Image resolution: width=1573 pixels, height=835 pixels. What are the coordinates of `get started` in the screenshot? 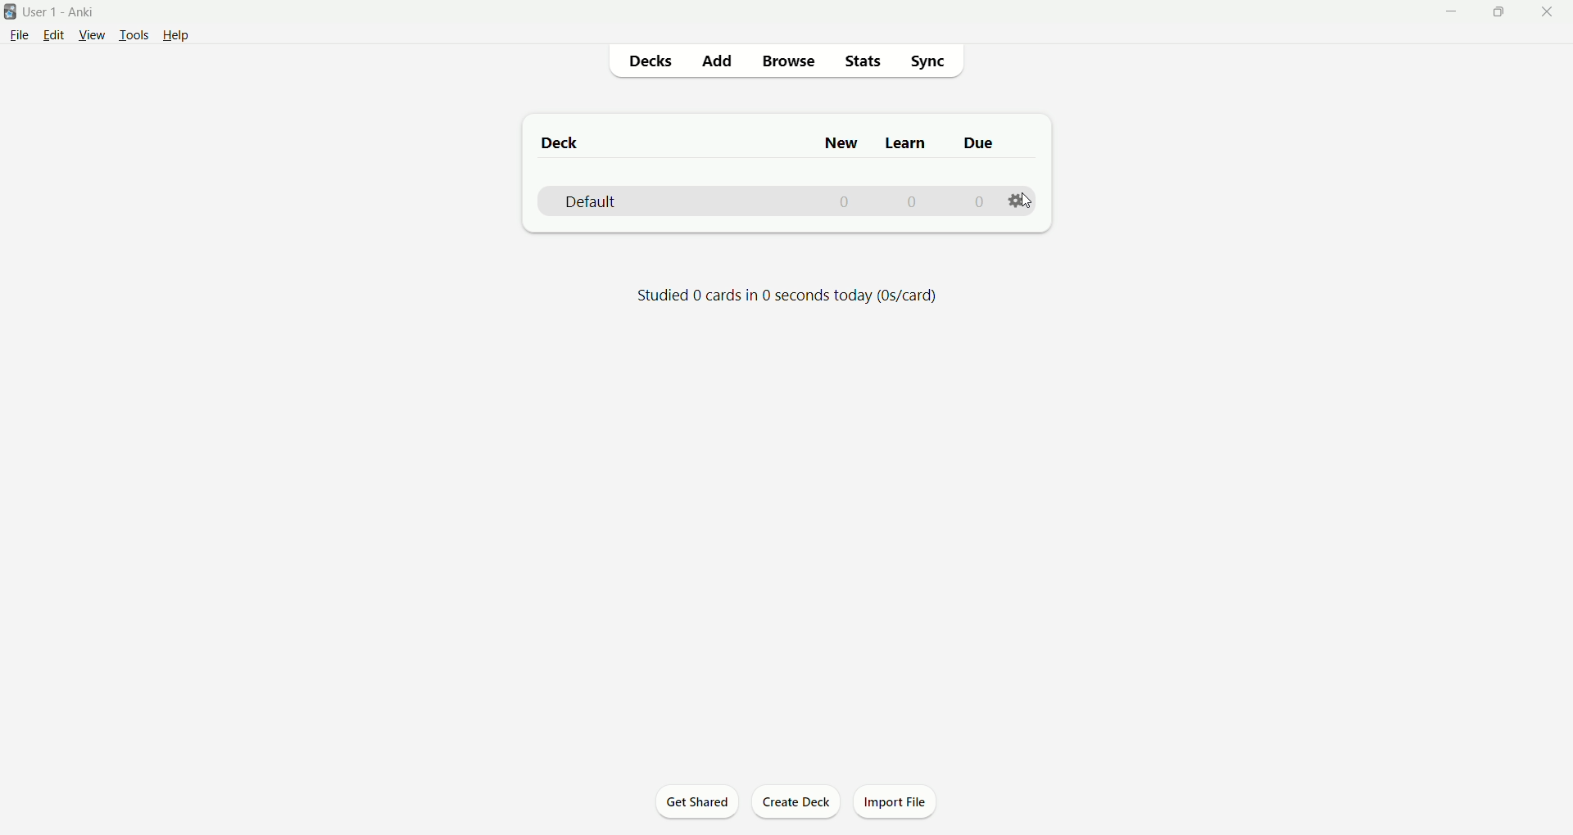 It's located at (697, 801).